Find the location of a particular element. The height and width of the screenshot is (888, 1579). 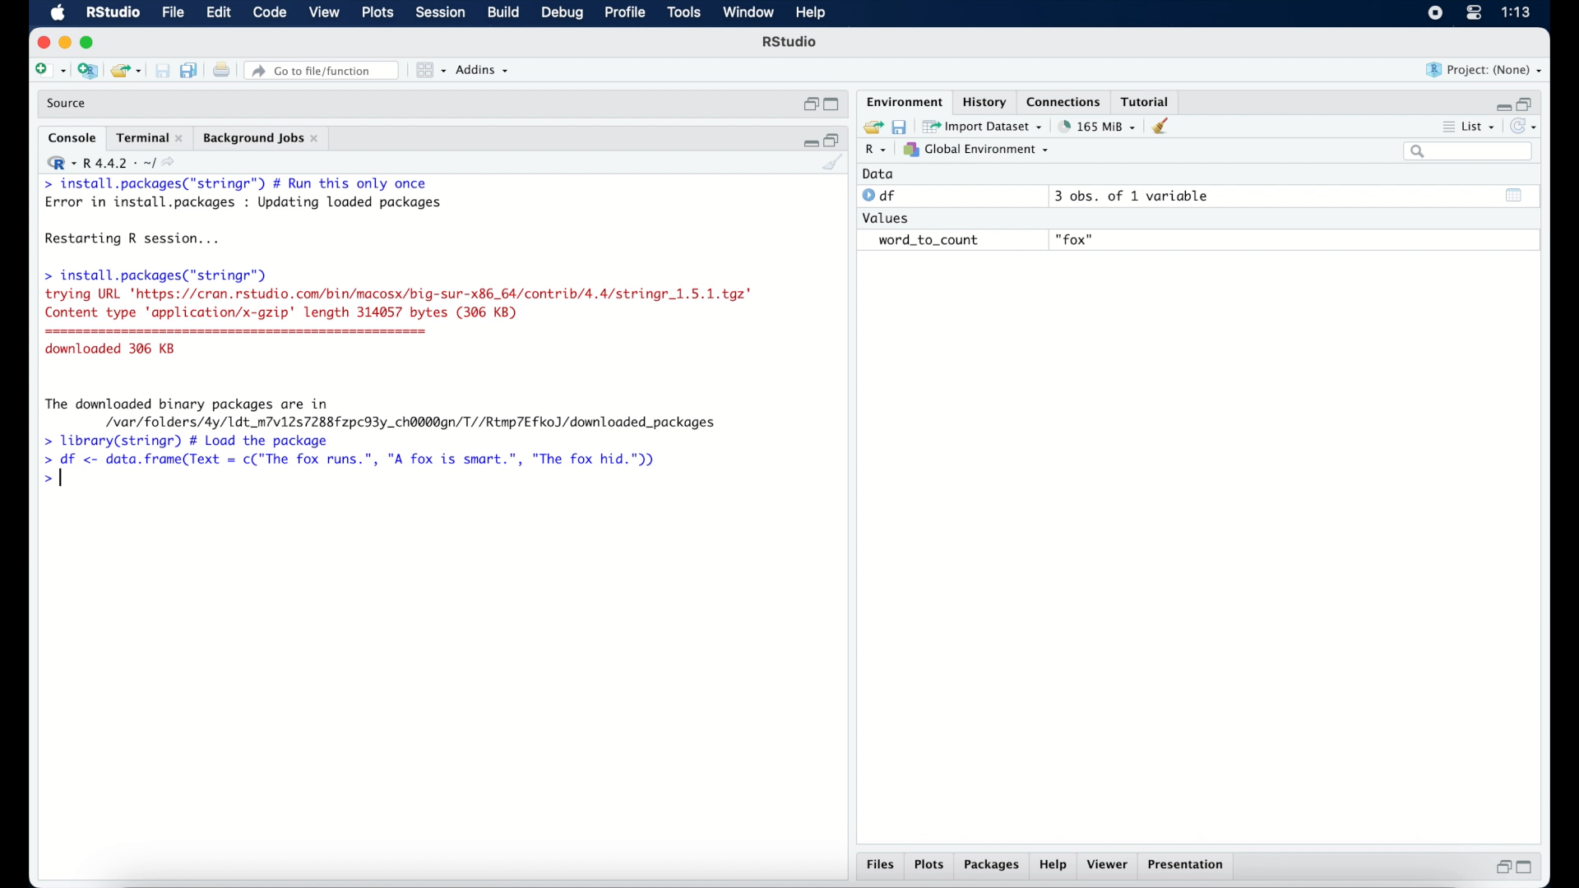

build is located at coordinates (502, 12).